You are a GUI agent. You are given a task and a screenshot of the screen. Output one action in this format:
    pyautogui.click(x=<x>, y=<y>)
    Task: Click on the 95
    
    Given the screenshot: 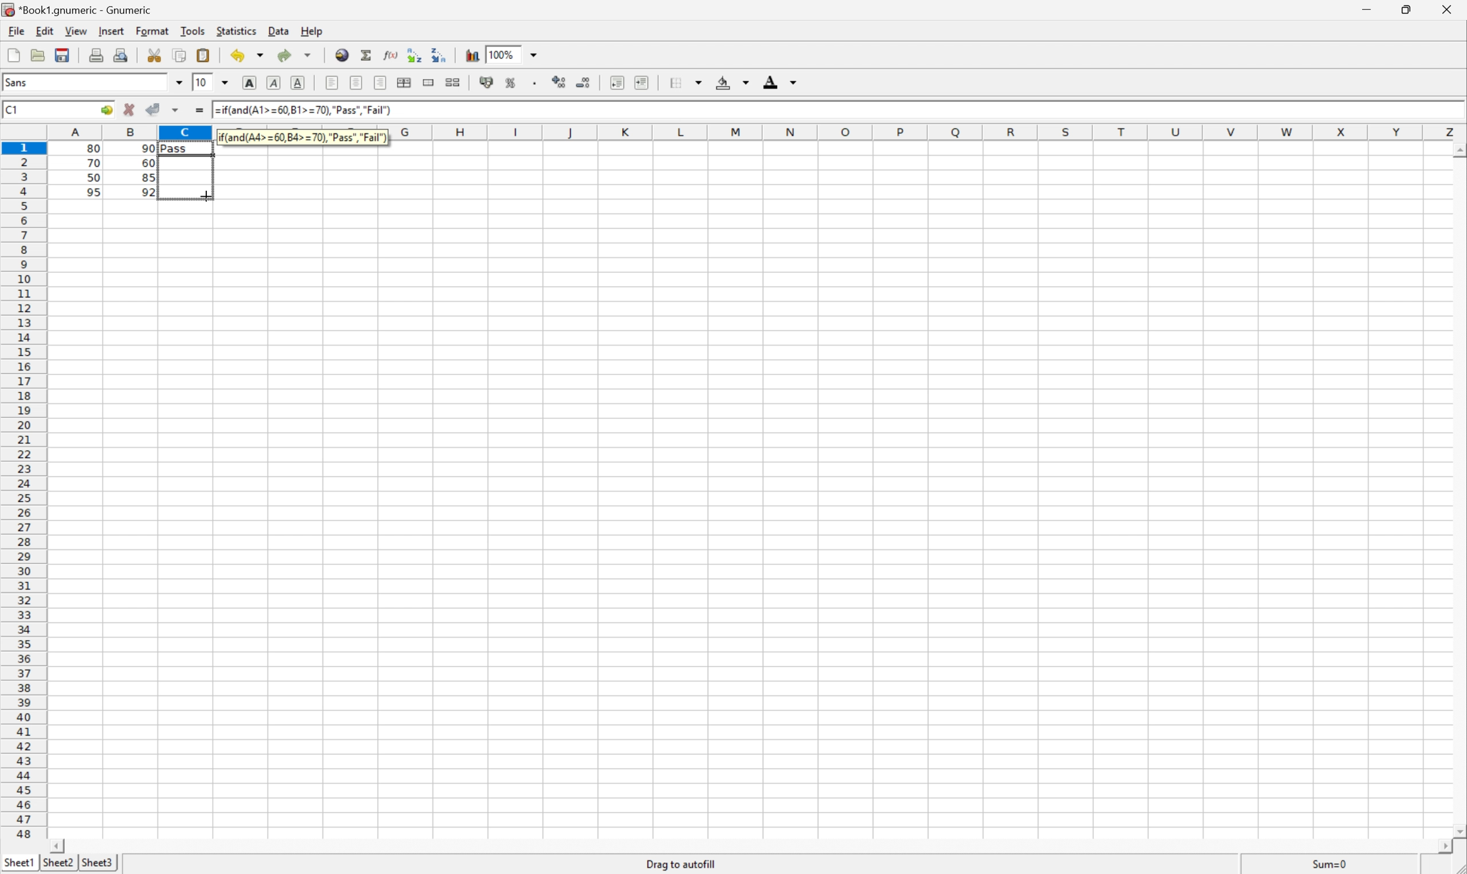 What is the action you would take?
    pyautogui.click(x=92, y=192)
    